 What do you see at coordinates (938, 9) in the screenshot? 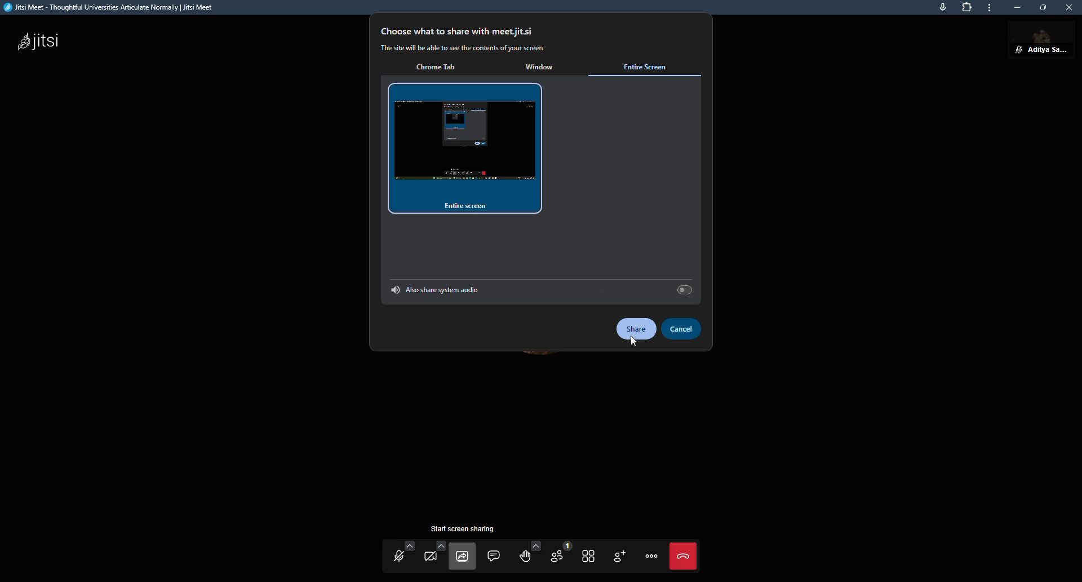
I see `microphone` at bounding box center [938, 9].